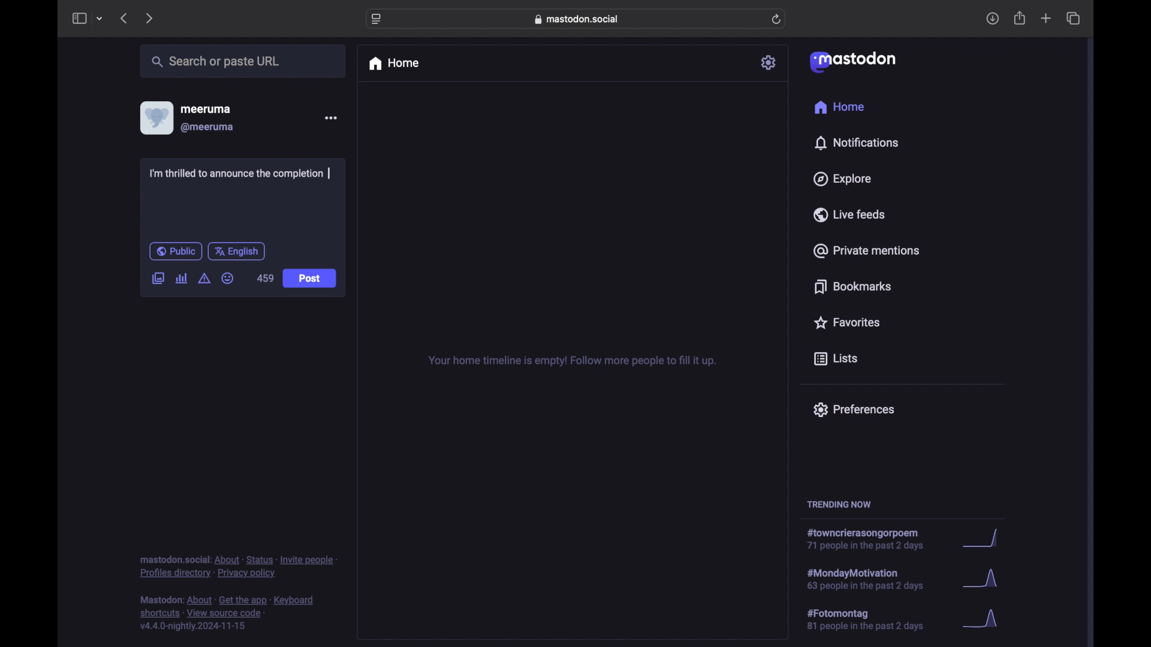 This screenshot has height=647, width=1151. What do you see at coordinates (227, 613) in the screenshot?
I see `footnote` at bounding box center [227, 613].